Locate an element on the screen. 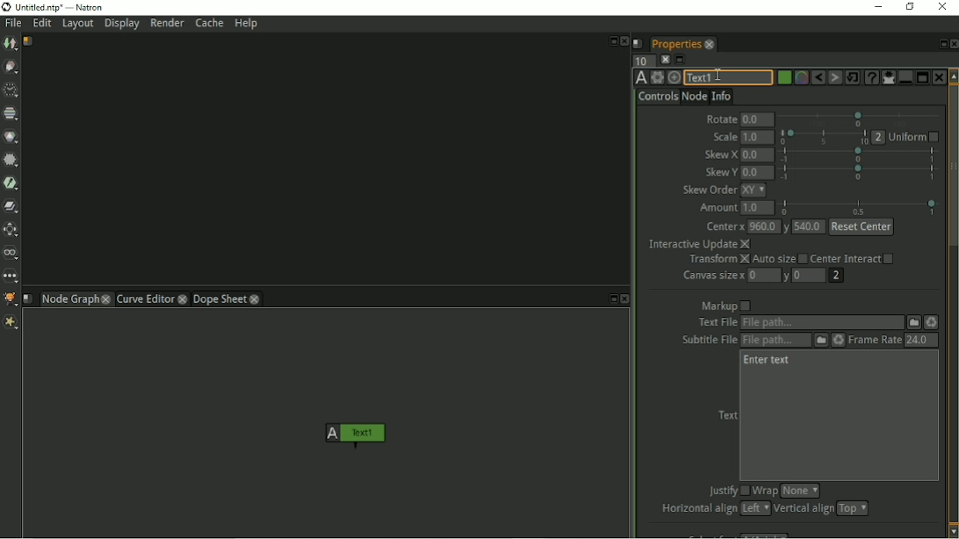 The image size is (959, 539). Enter text is located at coordinates (768, 361).